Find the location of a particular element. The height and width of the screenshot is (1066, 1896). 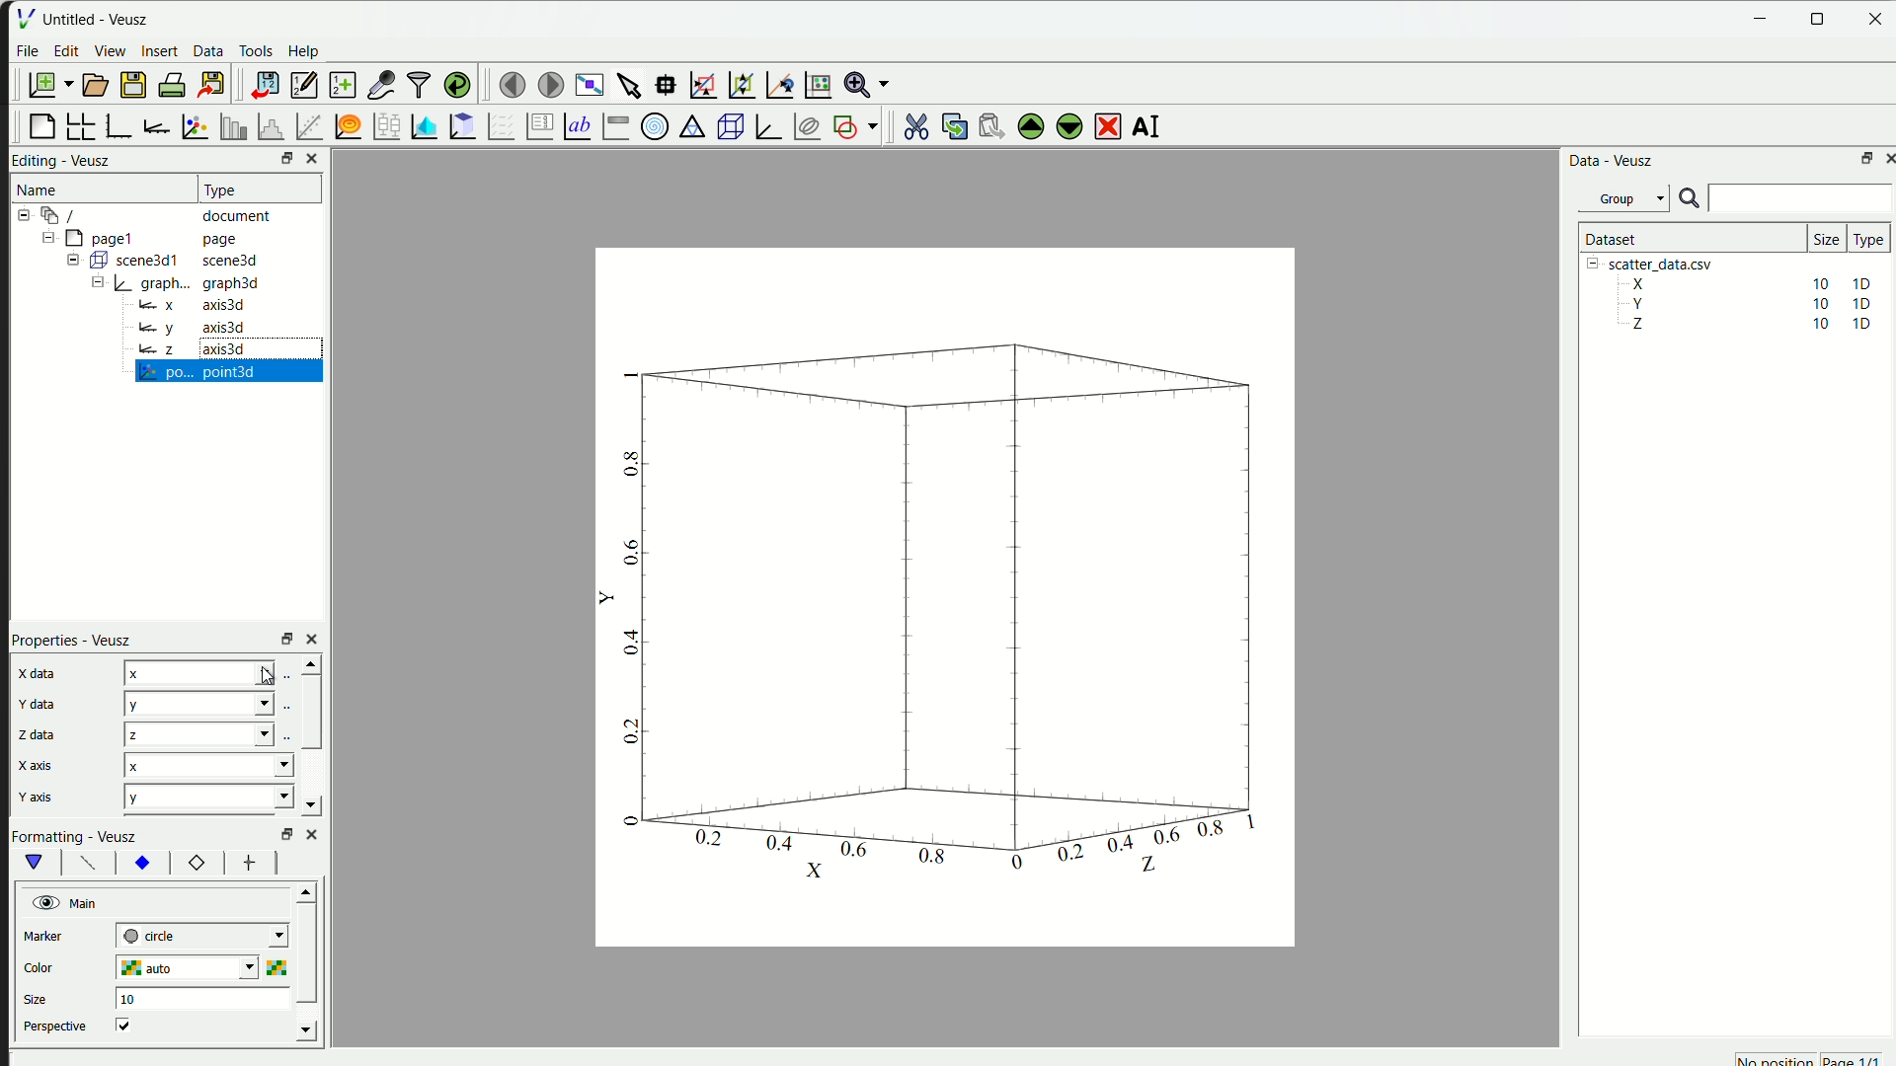

reload linked dataset is located at coordinates (458, 83).